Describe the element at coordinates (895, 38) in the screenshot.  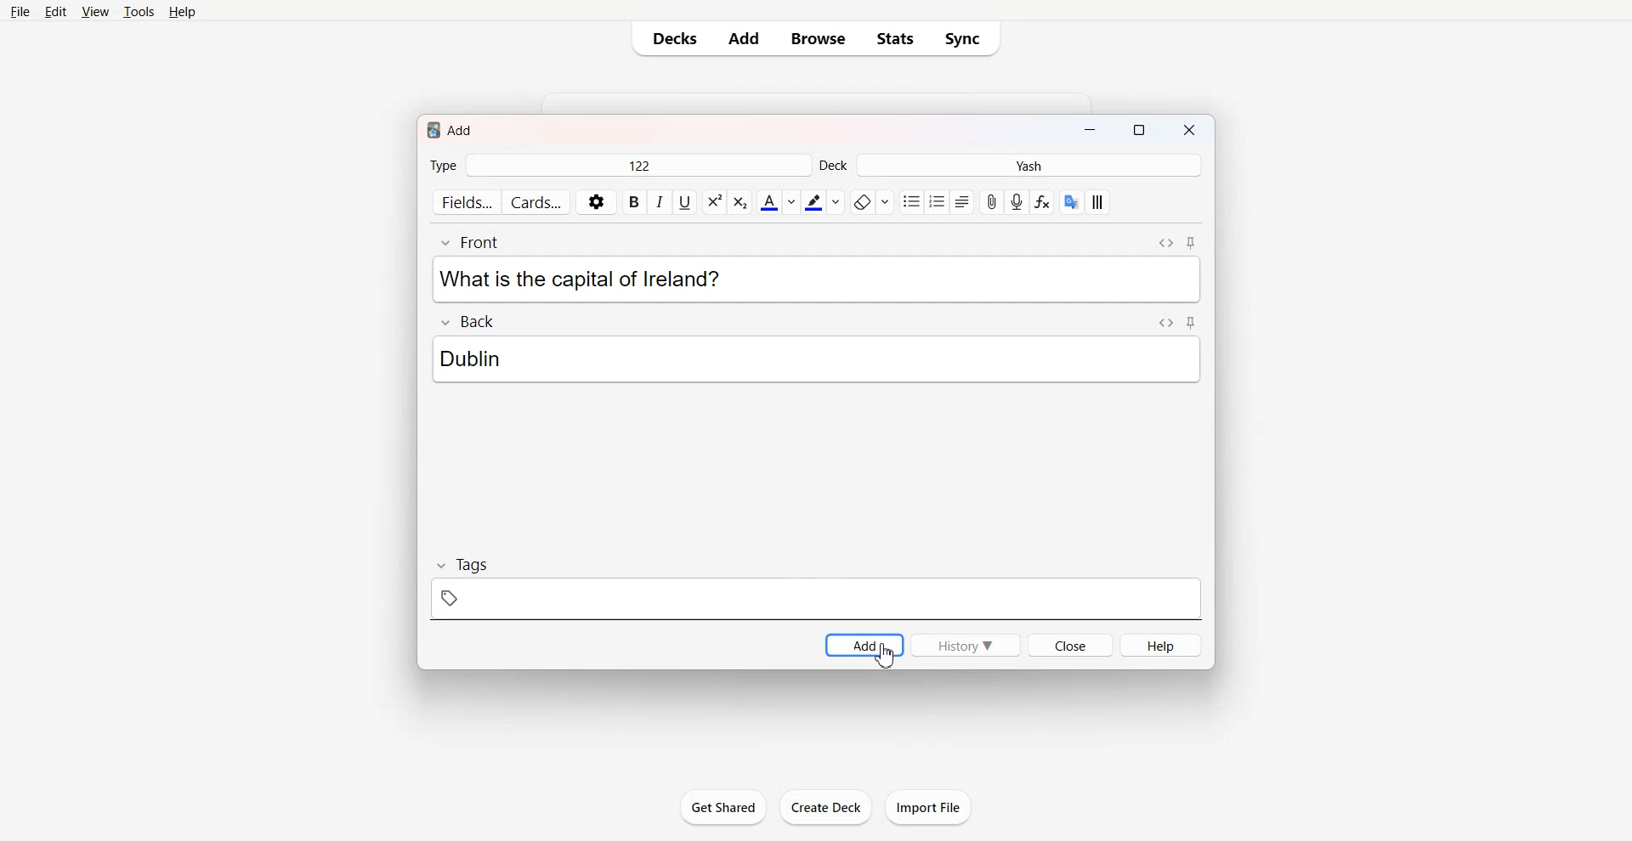
I see `Stats` at that location.